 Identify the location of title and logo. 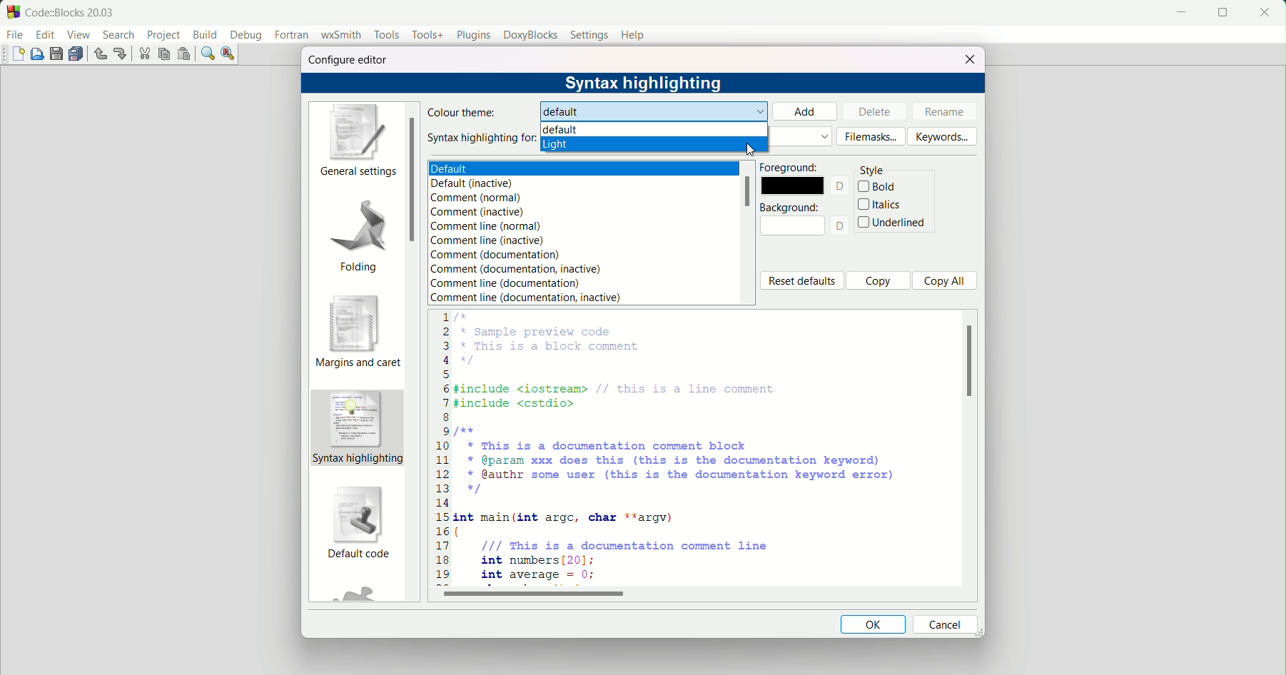
(62, 11).